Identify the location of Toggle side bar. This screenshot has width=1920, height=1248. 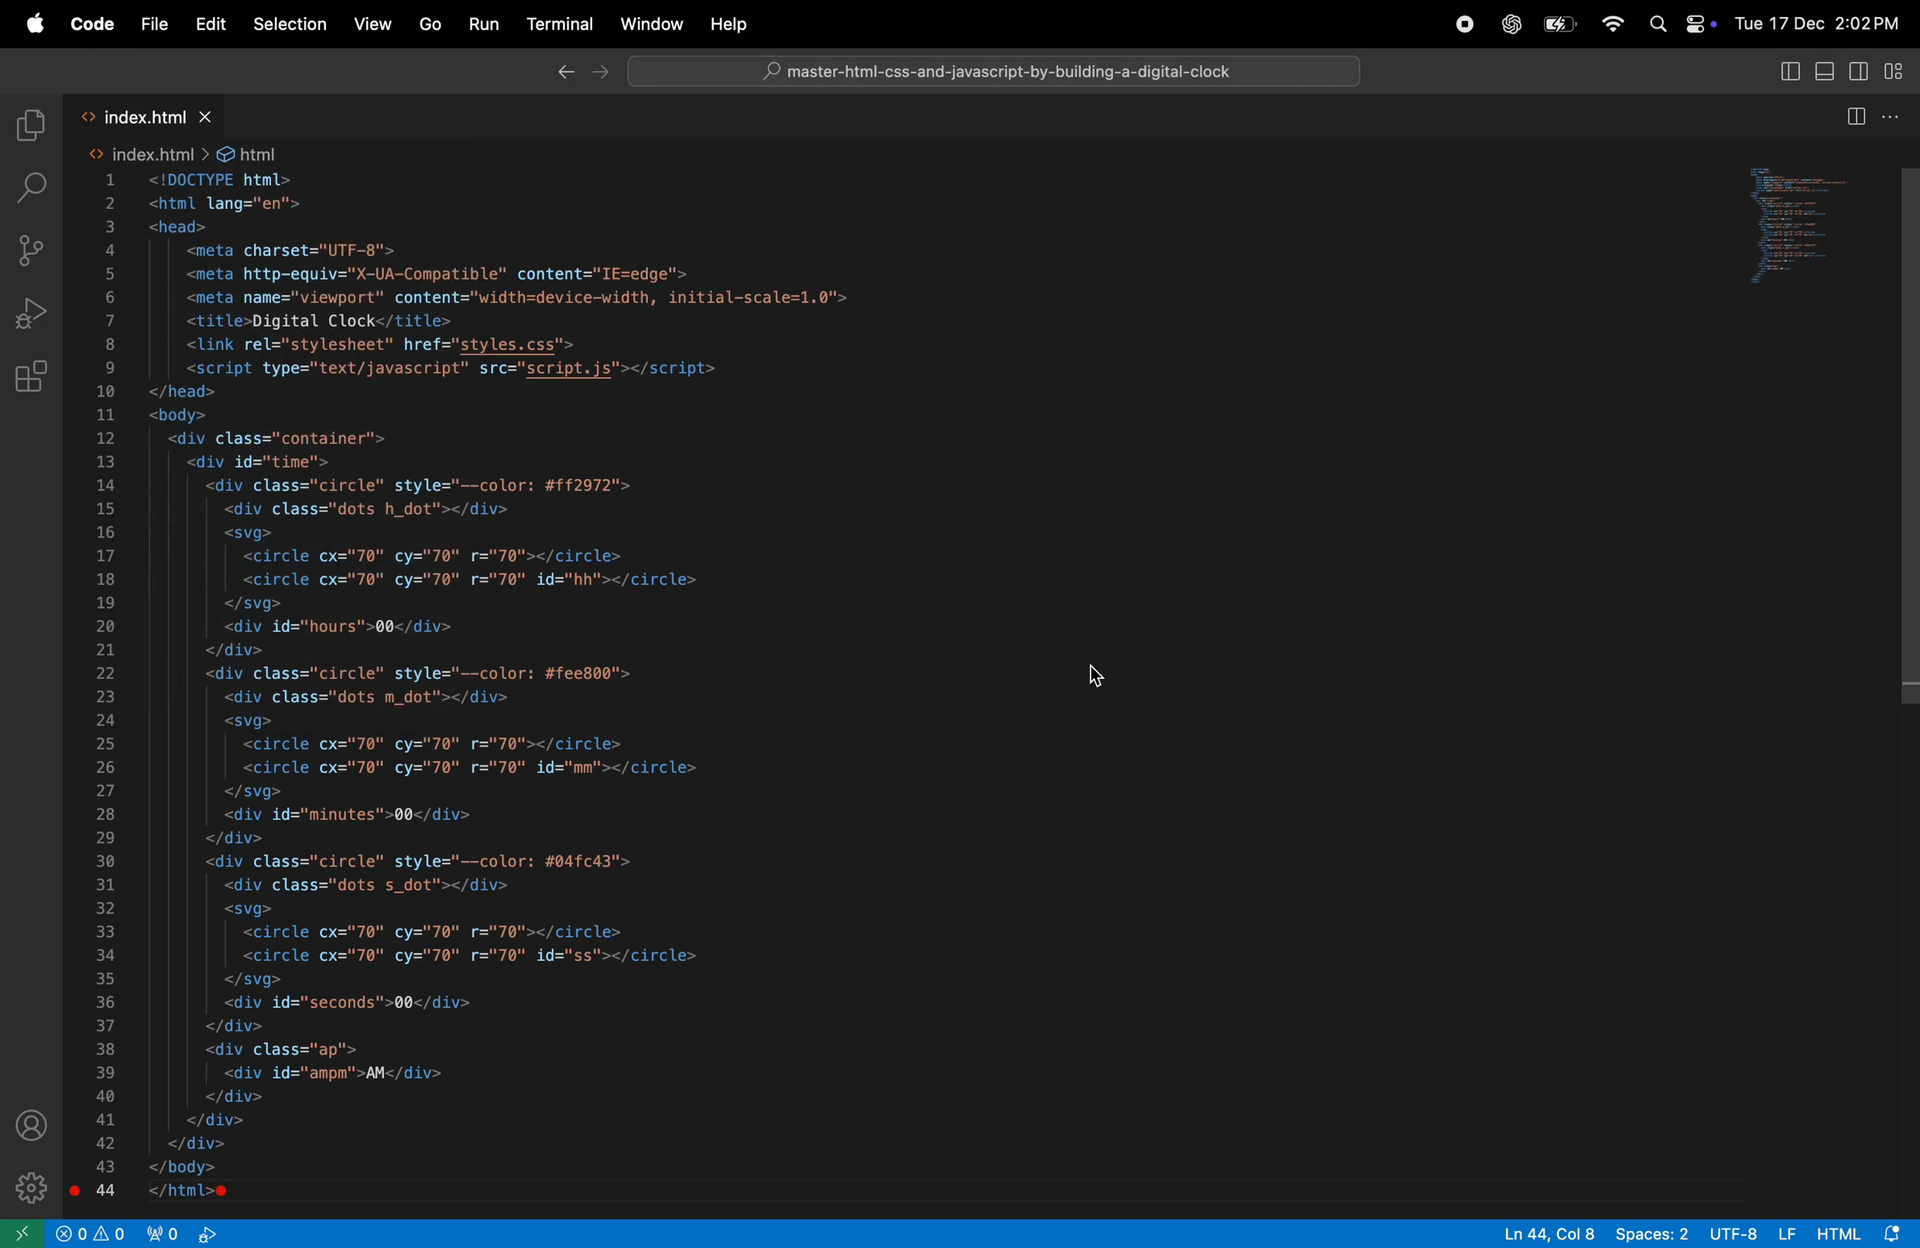
(1784, 73).